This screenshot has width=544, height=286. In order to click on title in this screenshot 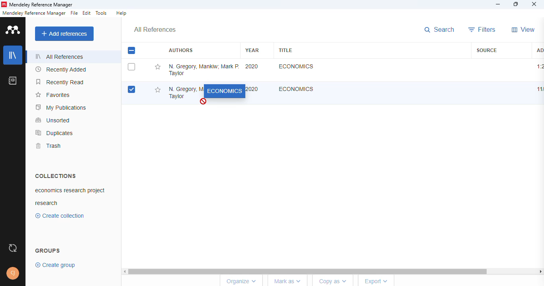, I will do `click(285, 50)`.